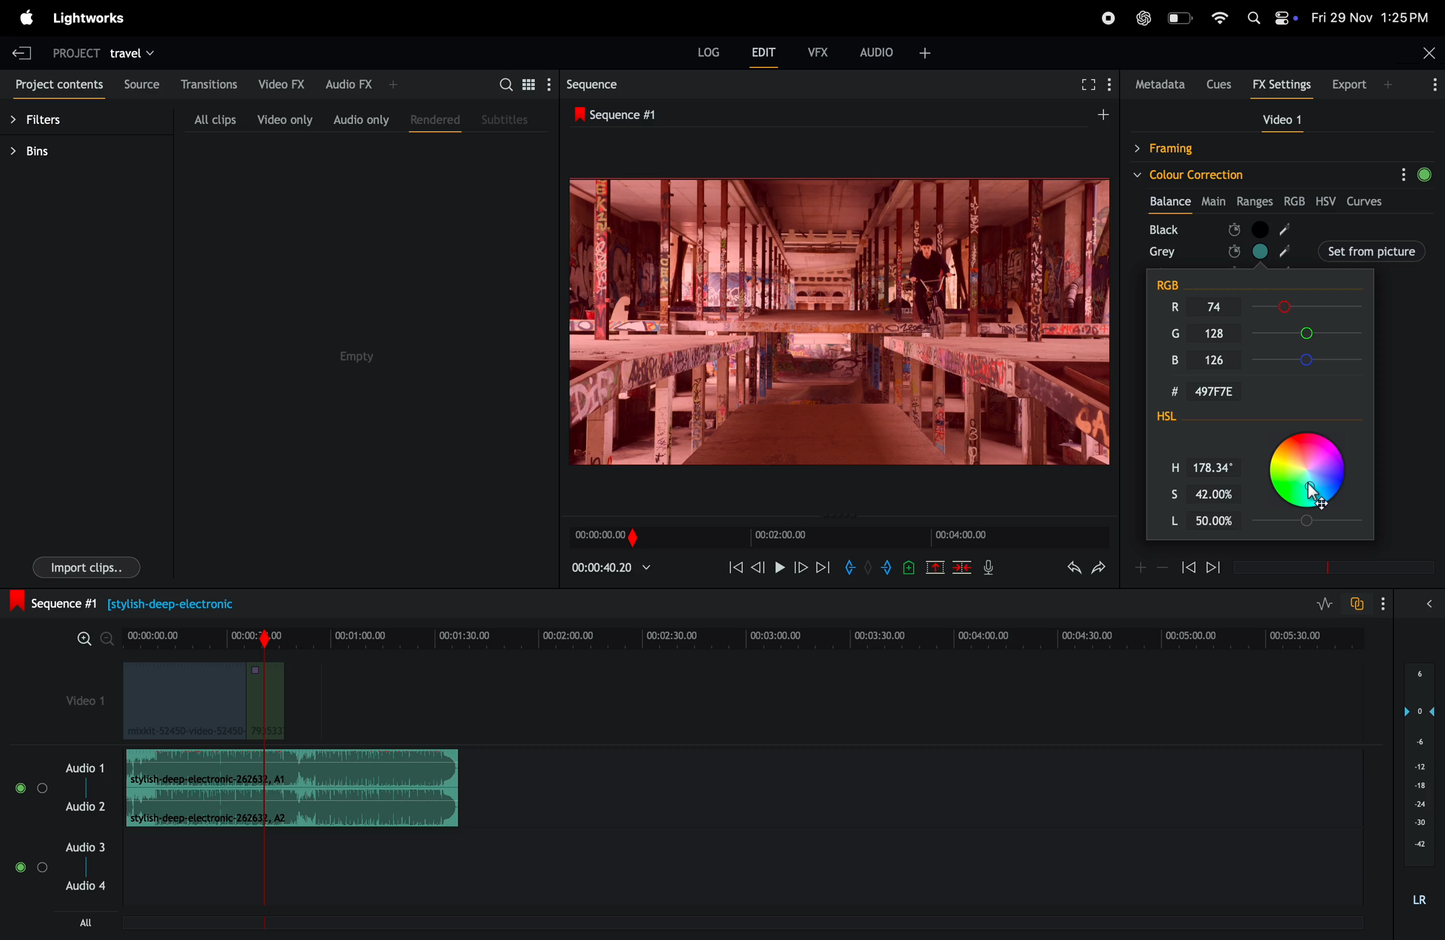 The image size is (1445, 940). What do you see at coordinates (1083, 83) in the screenshot?
I see `fullscreen` at bounding box center [1083, 83].